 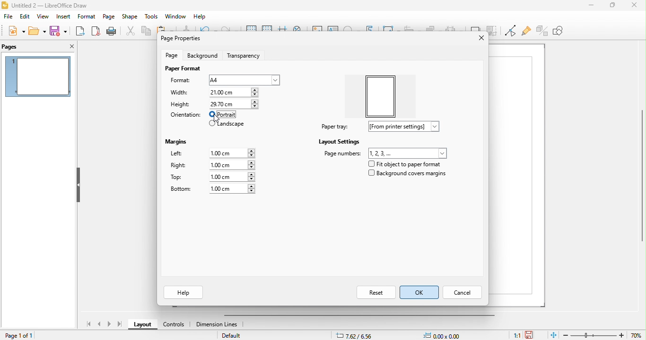 I want to click on background covers and margins, so click(x=408, y=175).